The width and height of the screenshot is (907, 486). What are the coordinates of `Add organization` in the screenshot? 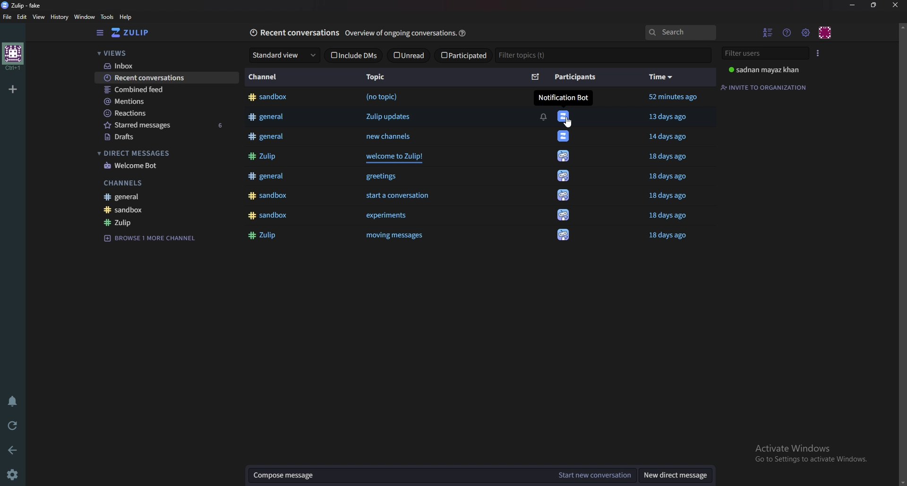 It's located at (14, 88).